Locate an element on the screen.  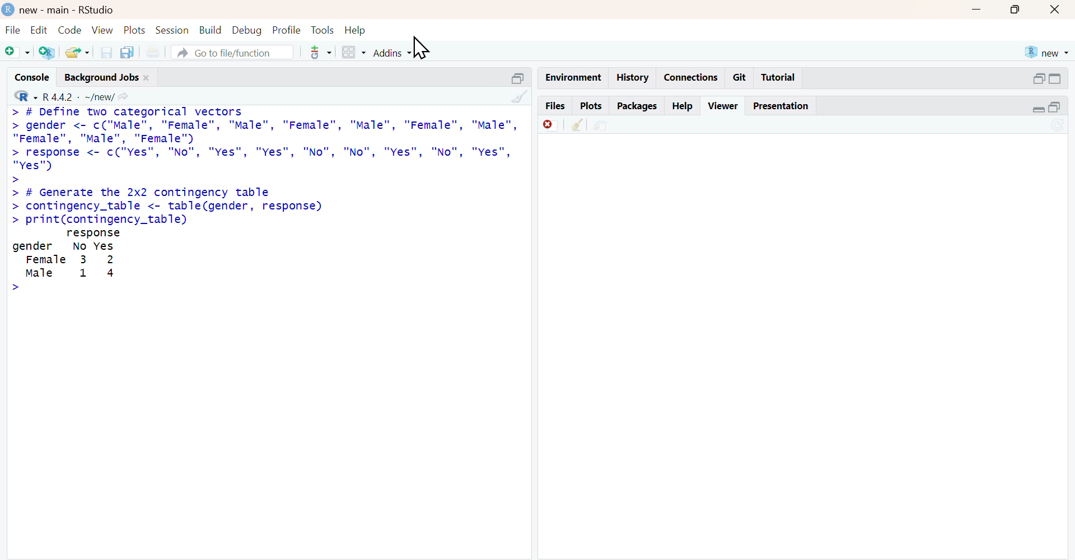
Sync is located at coordinates (1058, 124).